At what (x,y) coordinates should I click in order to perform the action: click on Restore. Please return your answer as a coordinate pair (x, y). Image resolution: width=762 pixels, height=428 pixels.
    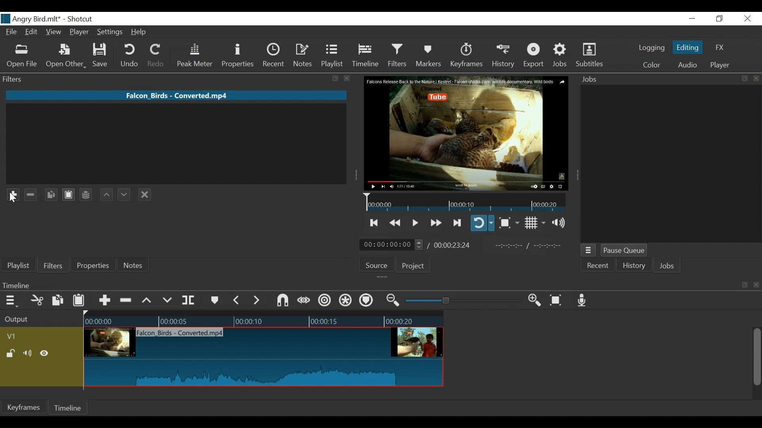
    Looking at the image, I should click on (720, 19).